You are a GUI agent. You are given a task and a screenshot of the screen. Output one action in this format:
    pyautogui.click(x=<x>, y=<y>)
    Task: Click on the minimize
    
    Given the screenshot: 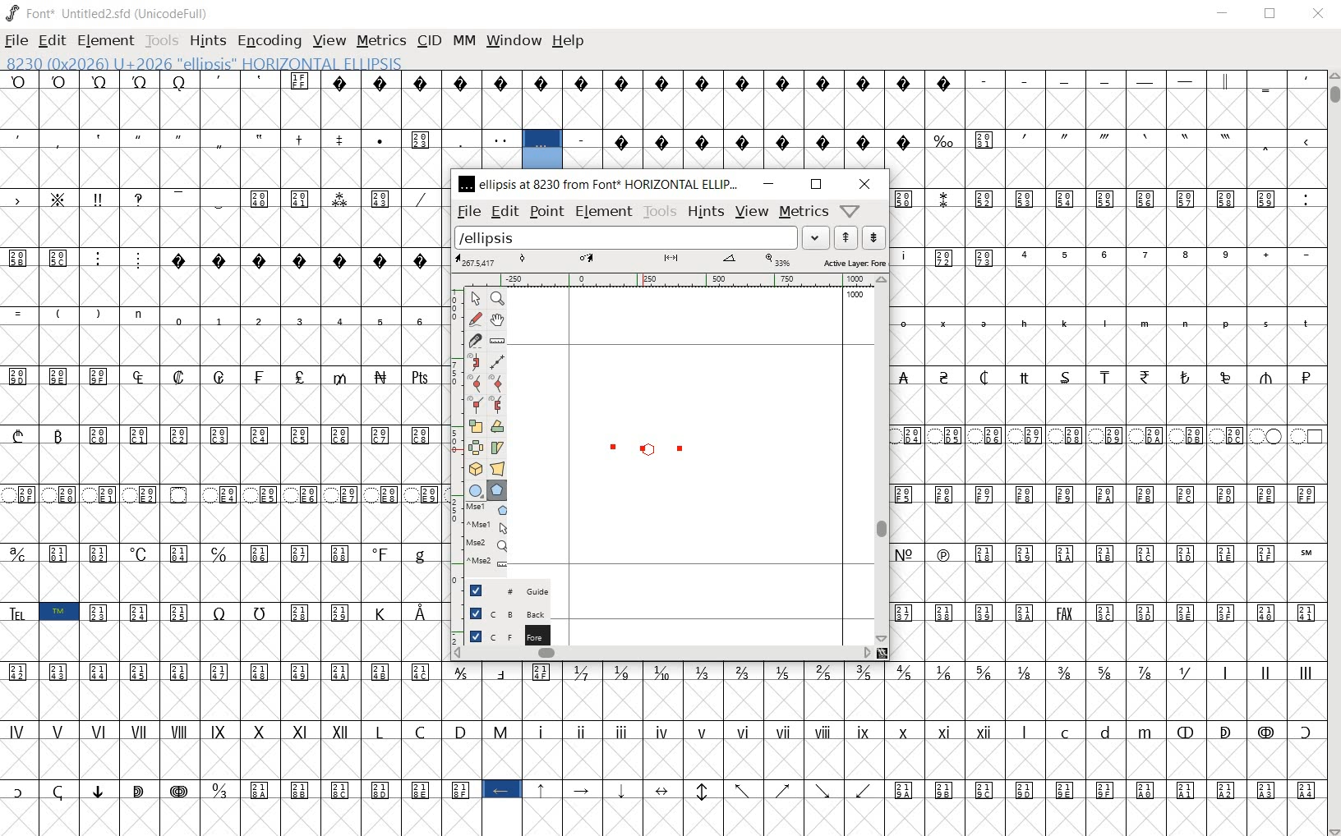 What is the action you would take?
    pyautogui.click(x=768, y=183)
    